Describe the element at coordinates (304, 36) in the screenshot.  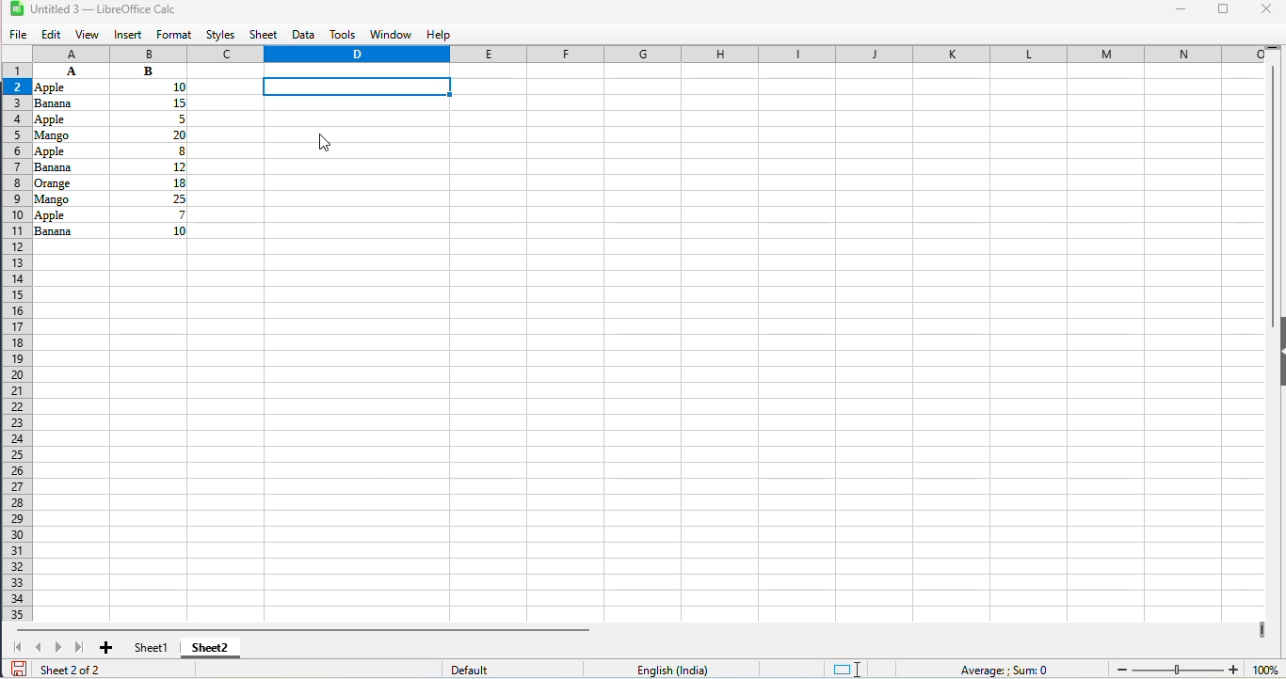
I see `data` at that location.